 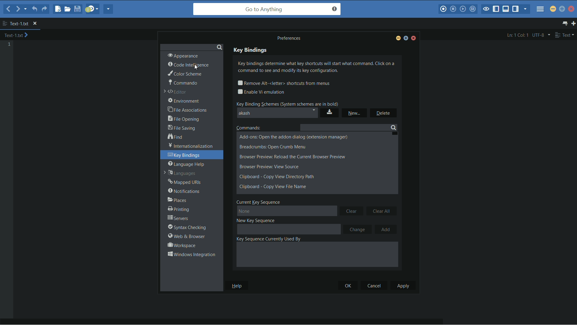 I want to click on workspace, so click(x=181, y=245).